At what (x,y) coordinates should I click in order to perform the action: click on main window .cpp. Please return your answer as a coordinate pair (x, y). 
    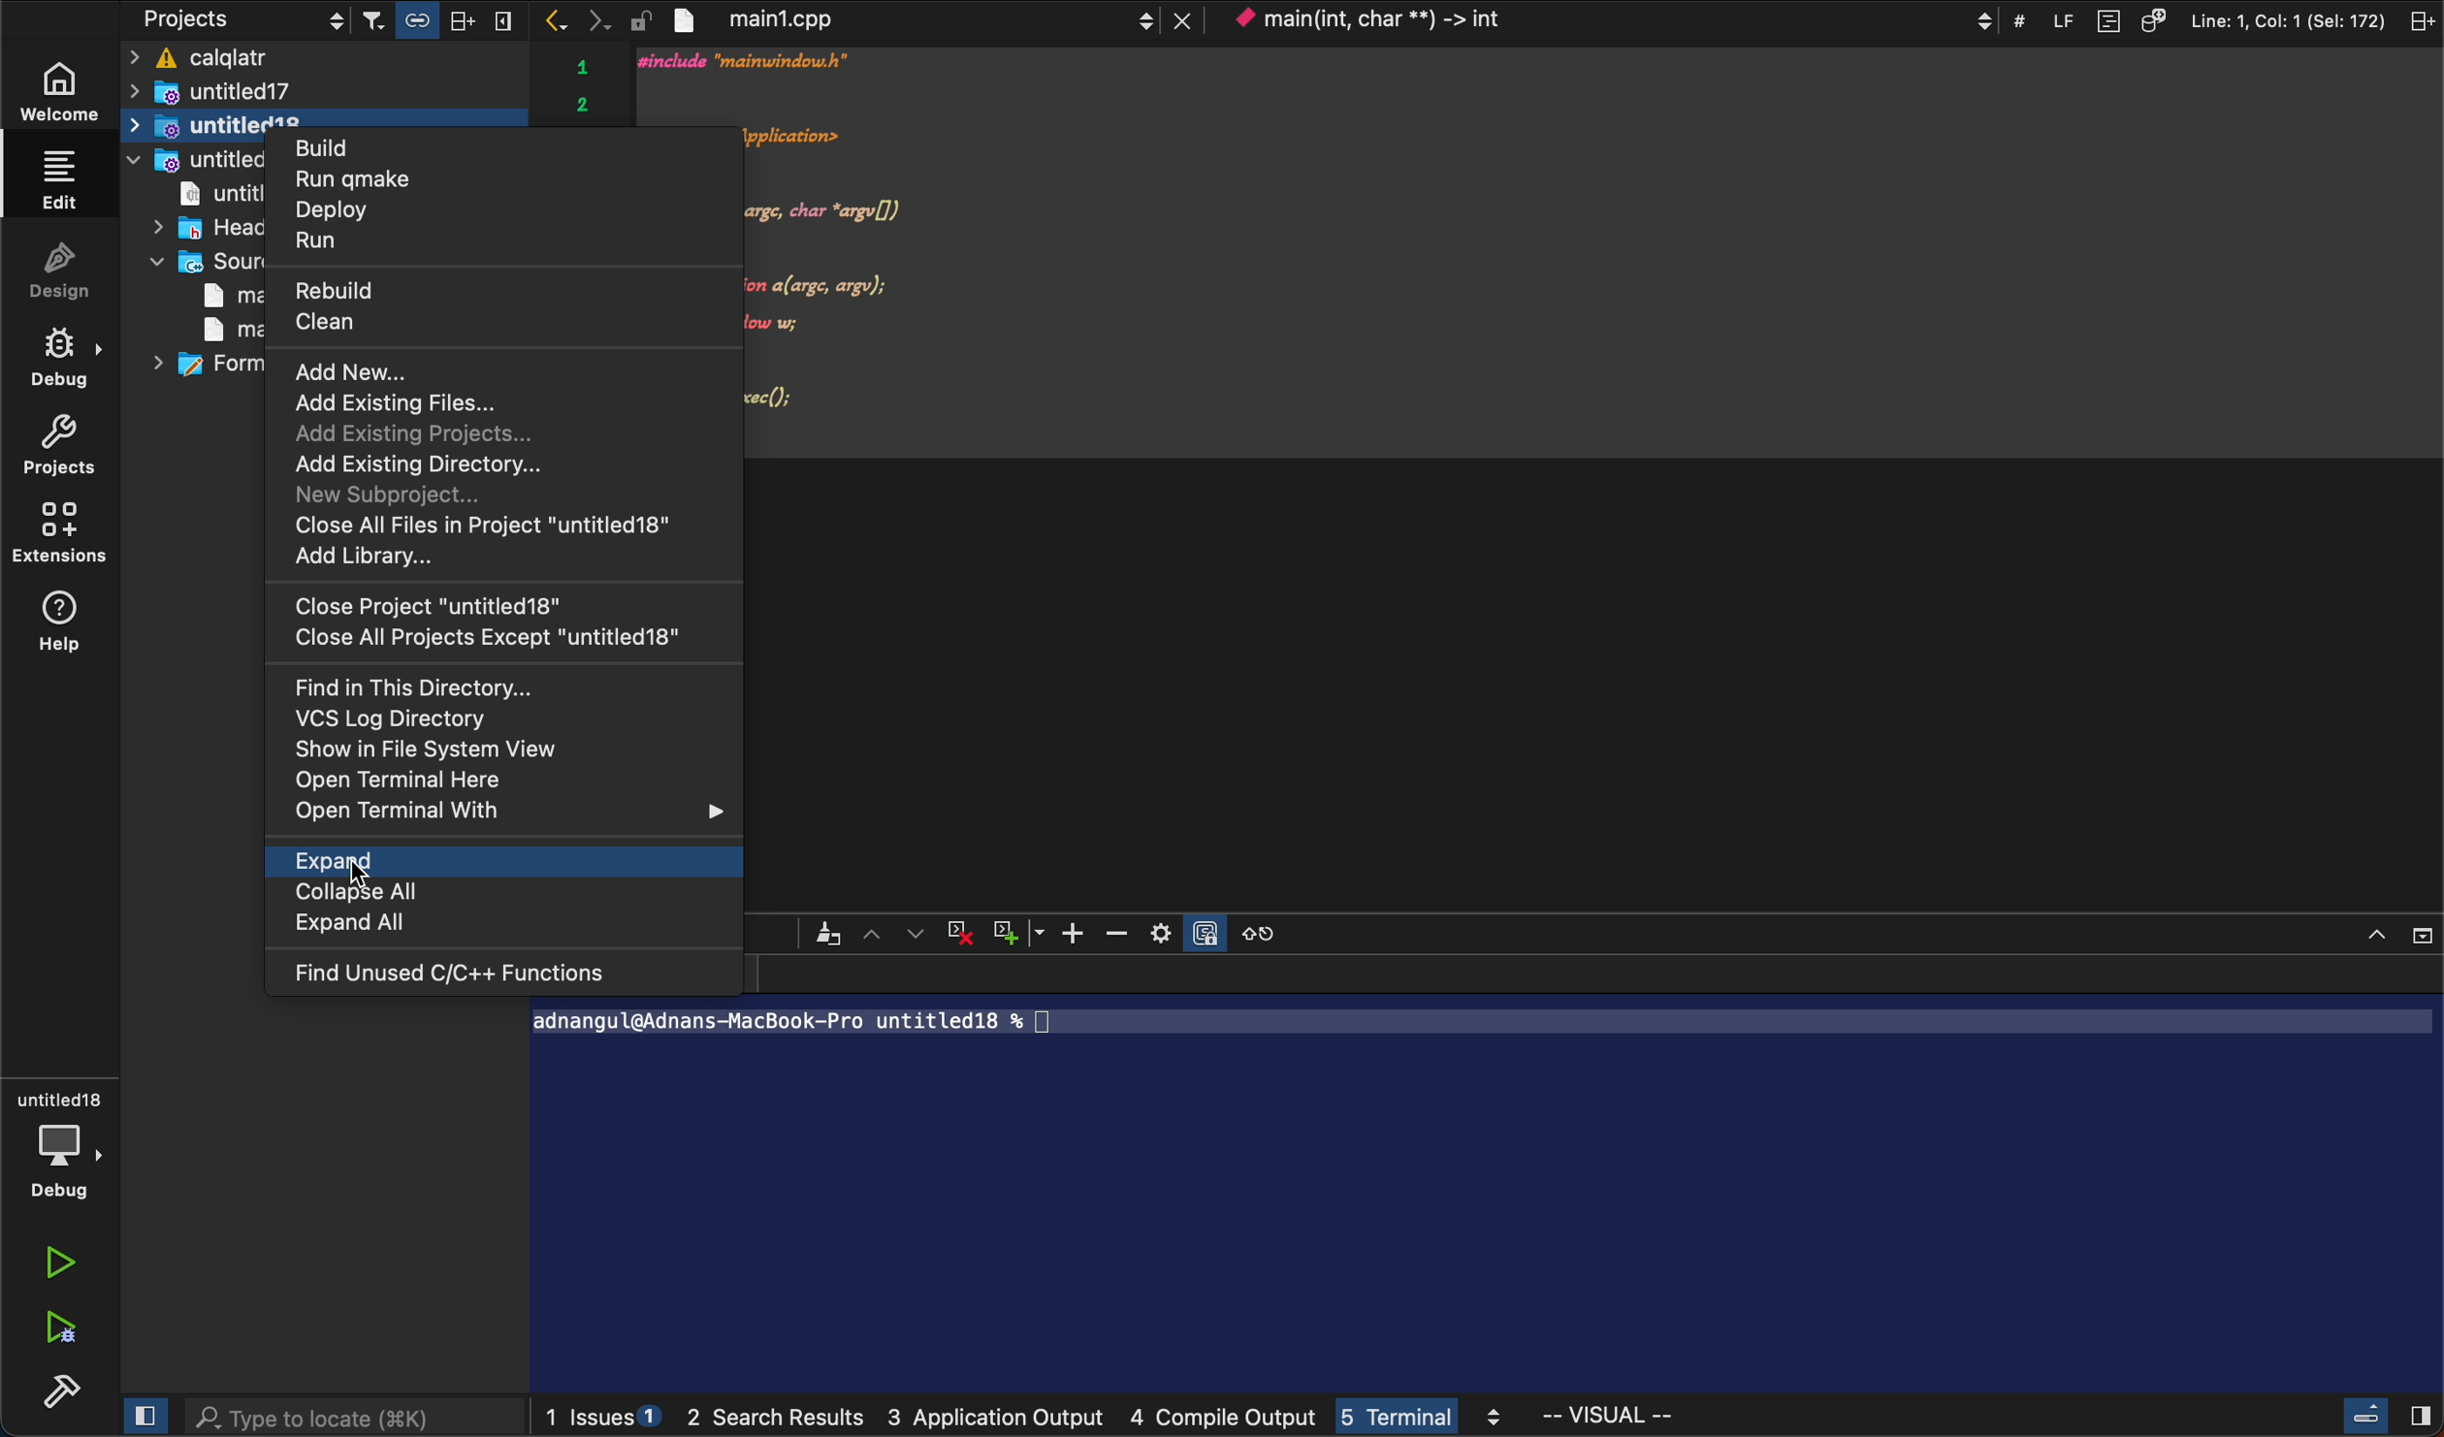
    Looking at the image, I should click on (223, 328).